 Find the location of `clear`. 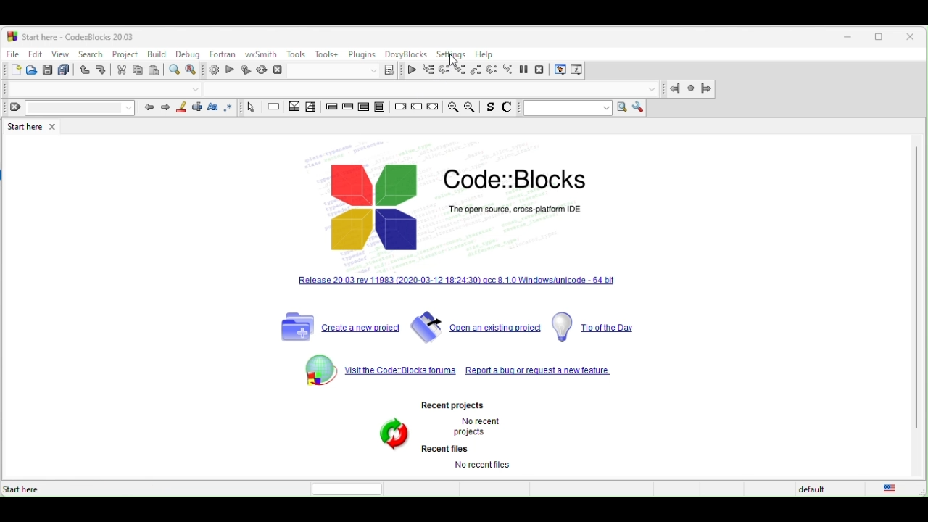

clear is located at coordinates (70, 108).